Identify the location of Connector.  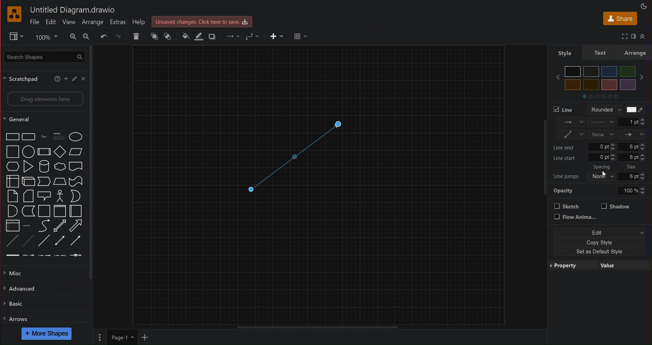
(252, 37).